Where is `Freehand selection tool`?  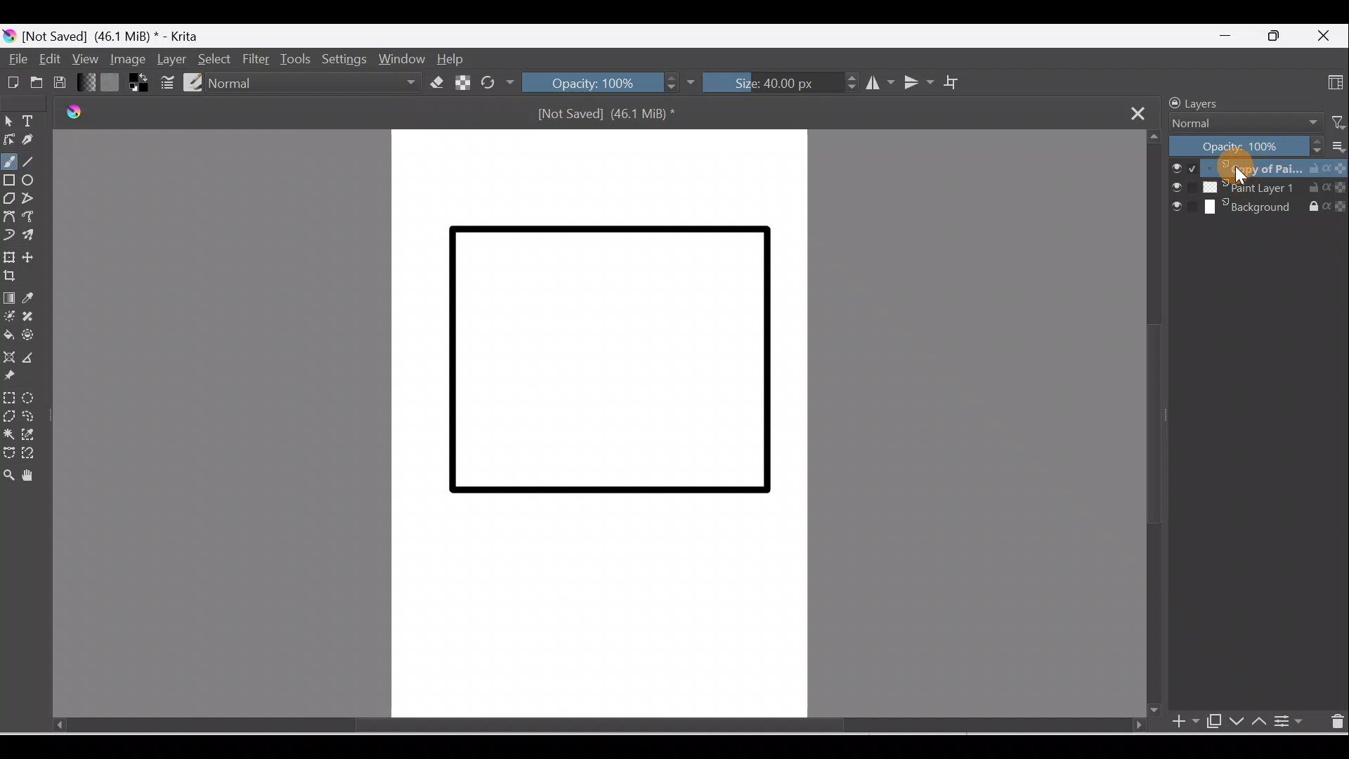
Freehand selection tool is located at coordinates (35, 416).